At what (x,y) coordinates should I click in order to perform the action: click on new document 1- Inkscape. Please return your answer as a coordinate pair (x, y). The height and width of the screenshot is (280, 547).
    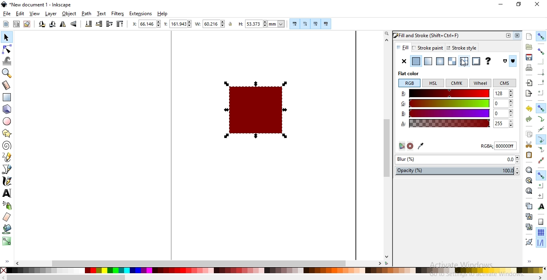
    Looking at the image, I should click on (39, 5).